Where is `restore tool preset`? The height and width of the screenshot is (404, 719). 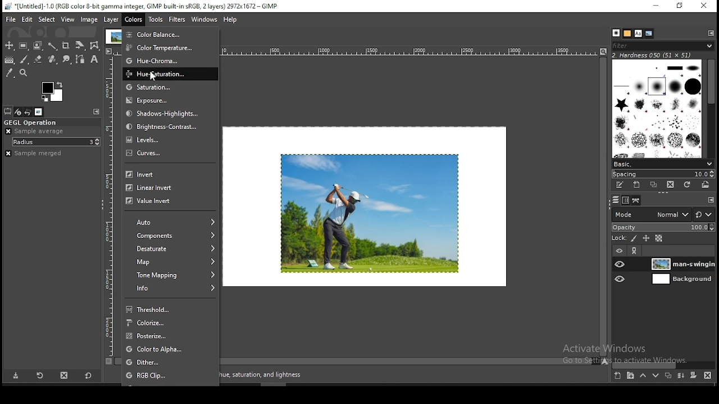
restore tool preset is located at coordinates (40, 376).